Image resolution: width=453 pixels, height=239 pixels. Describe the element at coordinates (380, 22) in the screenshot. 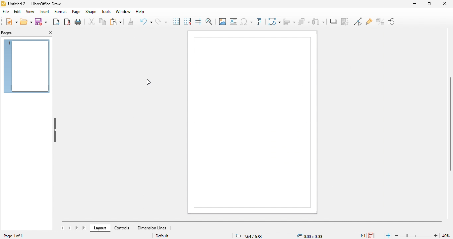

I see `toggle extrusions` at that location.